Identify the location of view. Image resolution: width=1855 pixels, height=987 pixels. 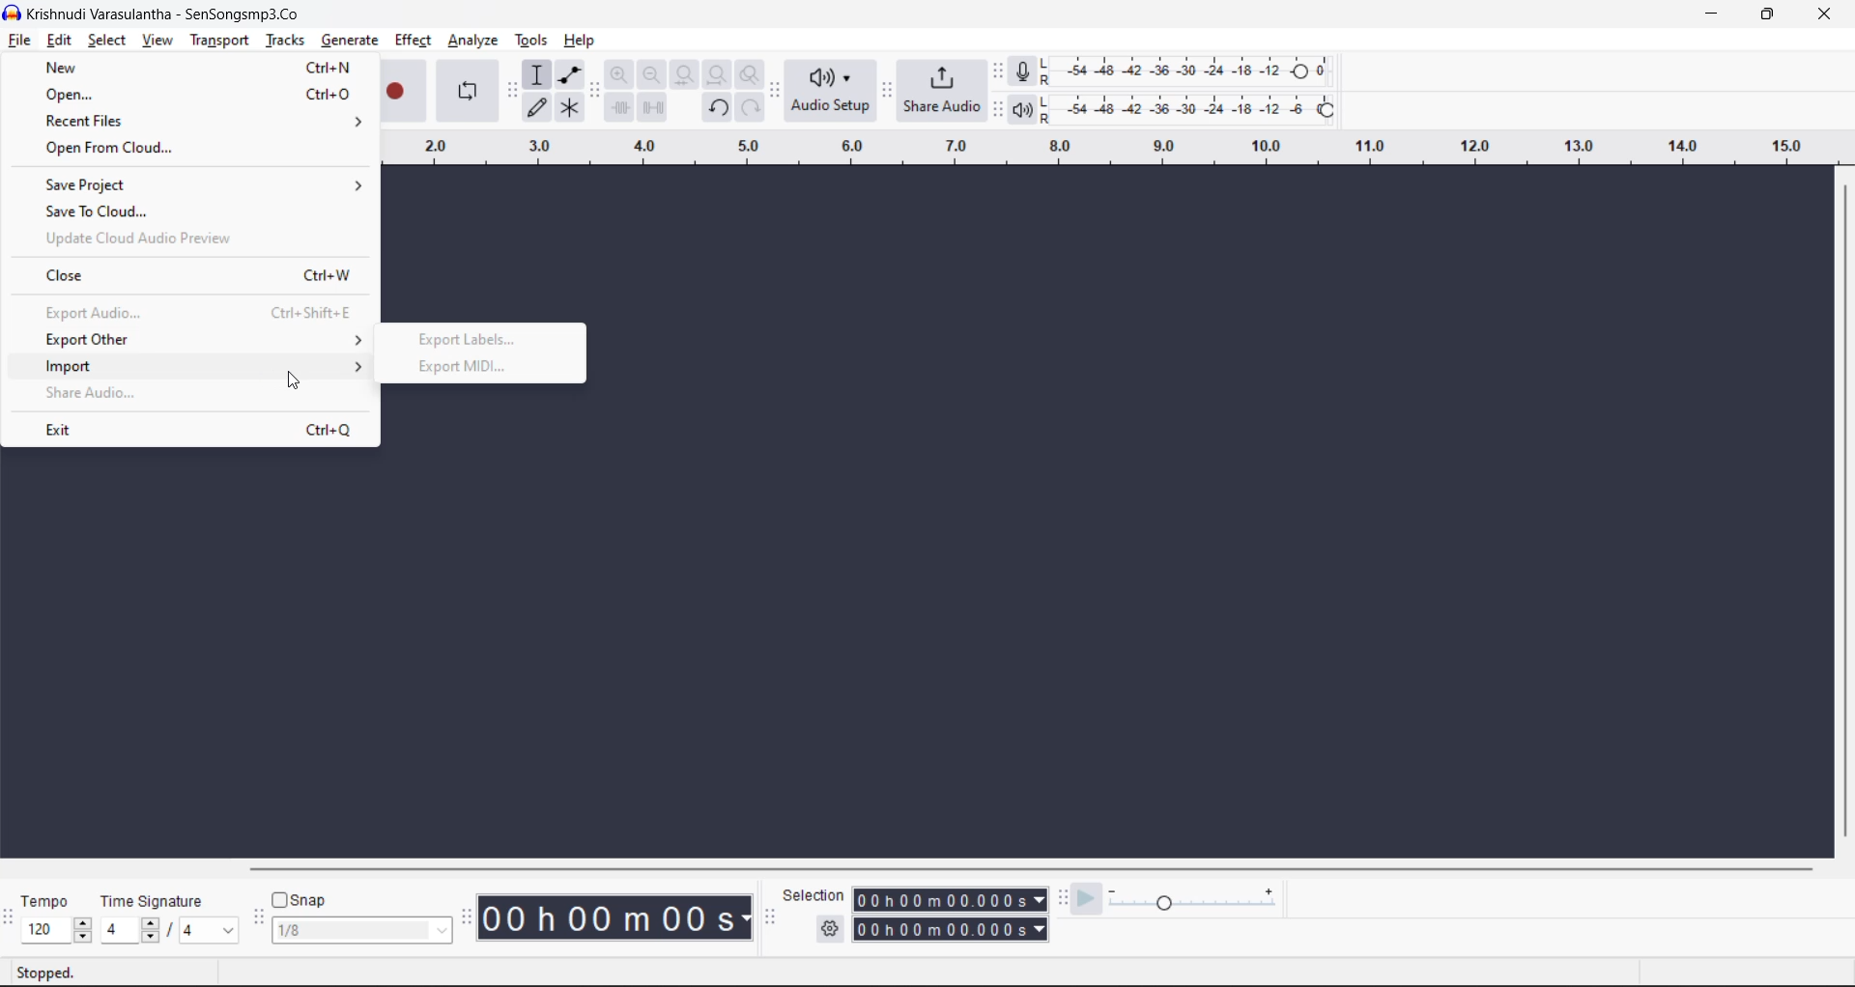
(160, 41).